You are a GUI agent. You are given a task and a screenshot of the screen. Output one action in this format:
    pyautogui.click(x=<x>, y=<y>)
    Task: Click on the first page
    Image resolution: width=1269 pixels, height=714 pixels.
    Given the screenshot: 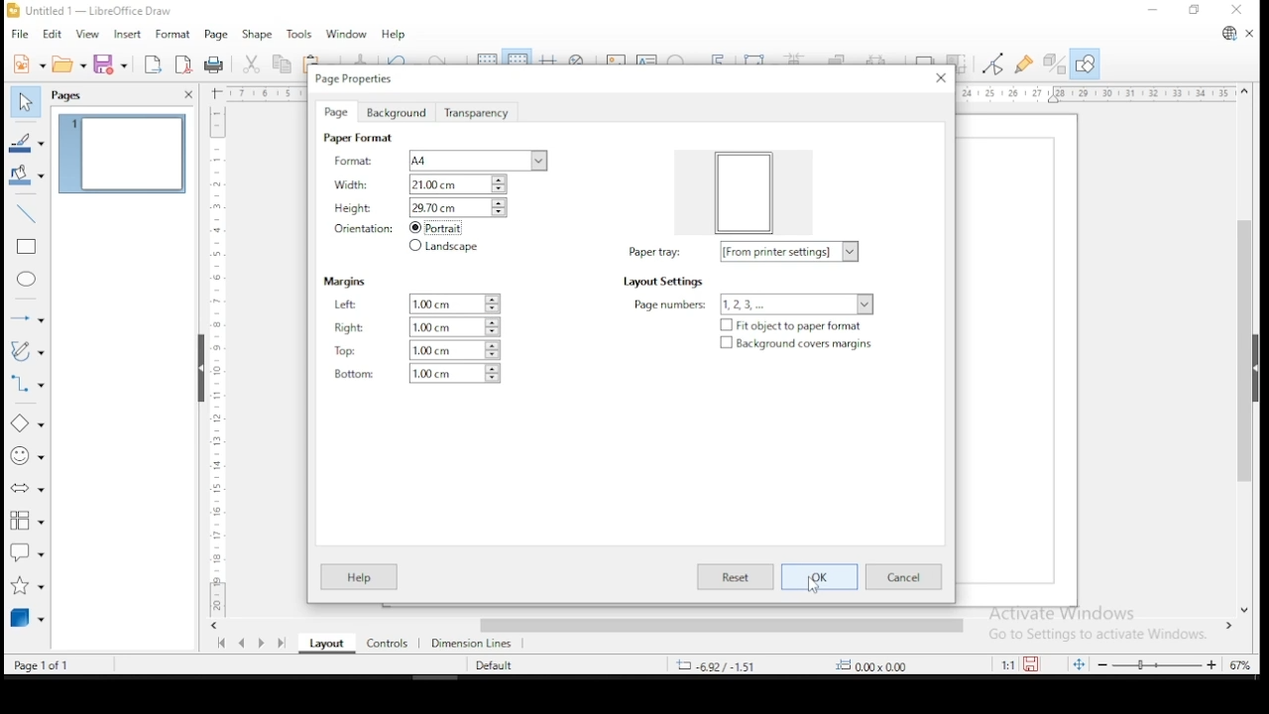 What is the action you would take?
    pyautogui.click(x=221, y=644)
    